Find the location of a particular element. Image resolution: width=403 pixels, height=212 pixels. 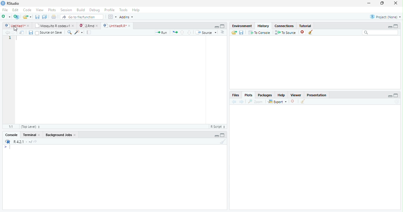

maximize is located at coordinates (383, 3).